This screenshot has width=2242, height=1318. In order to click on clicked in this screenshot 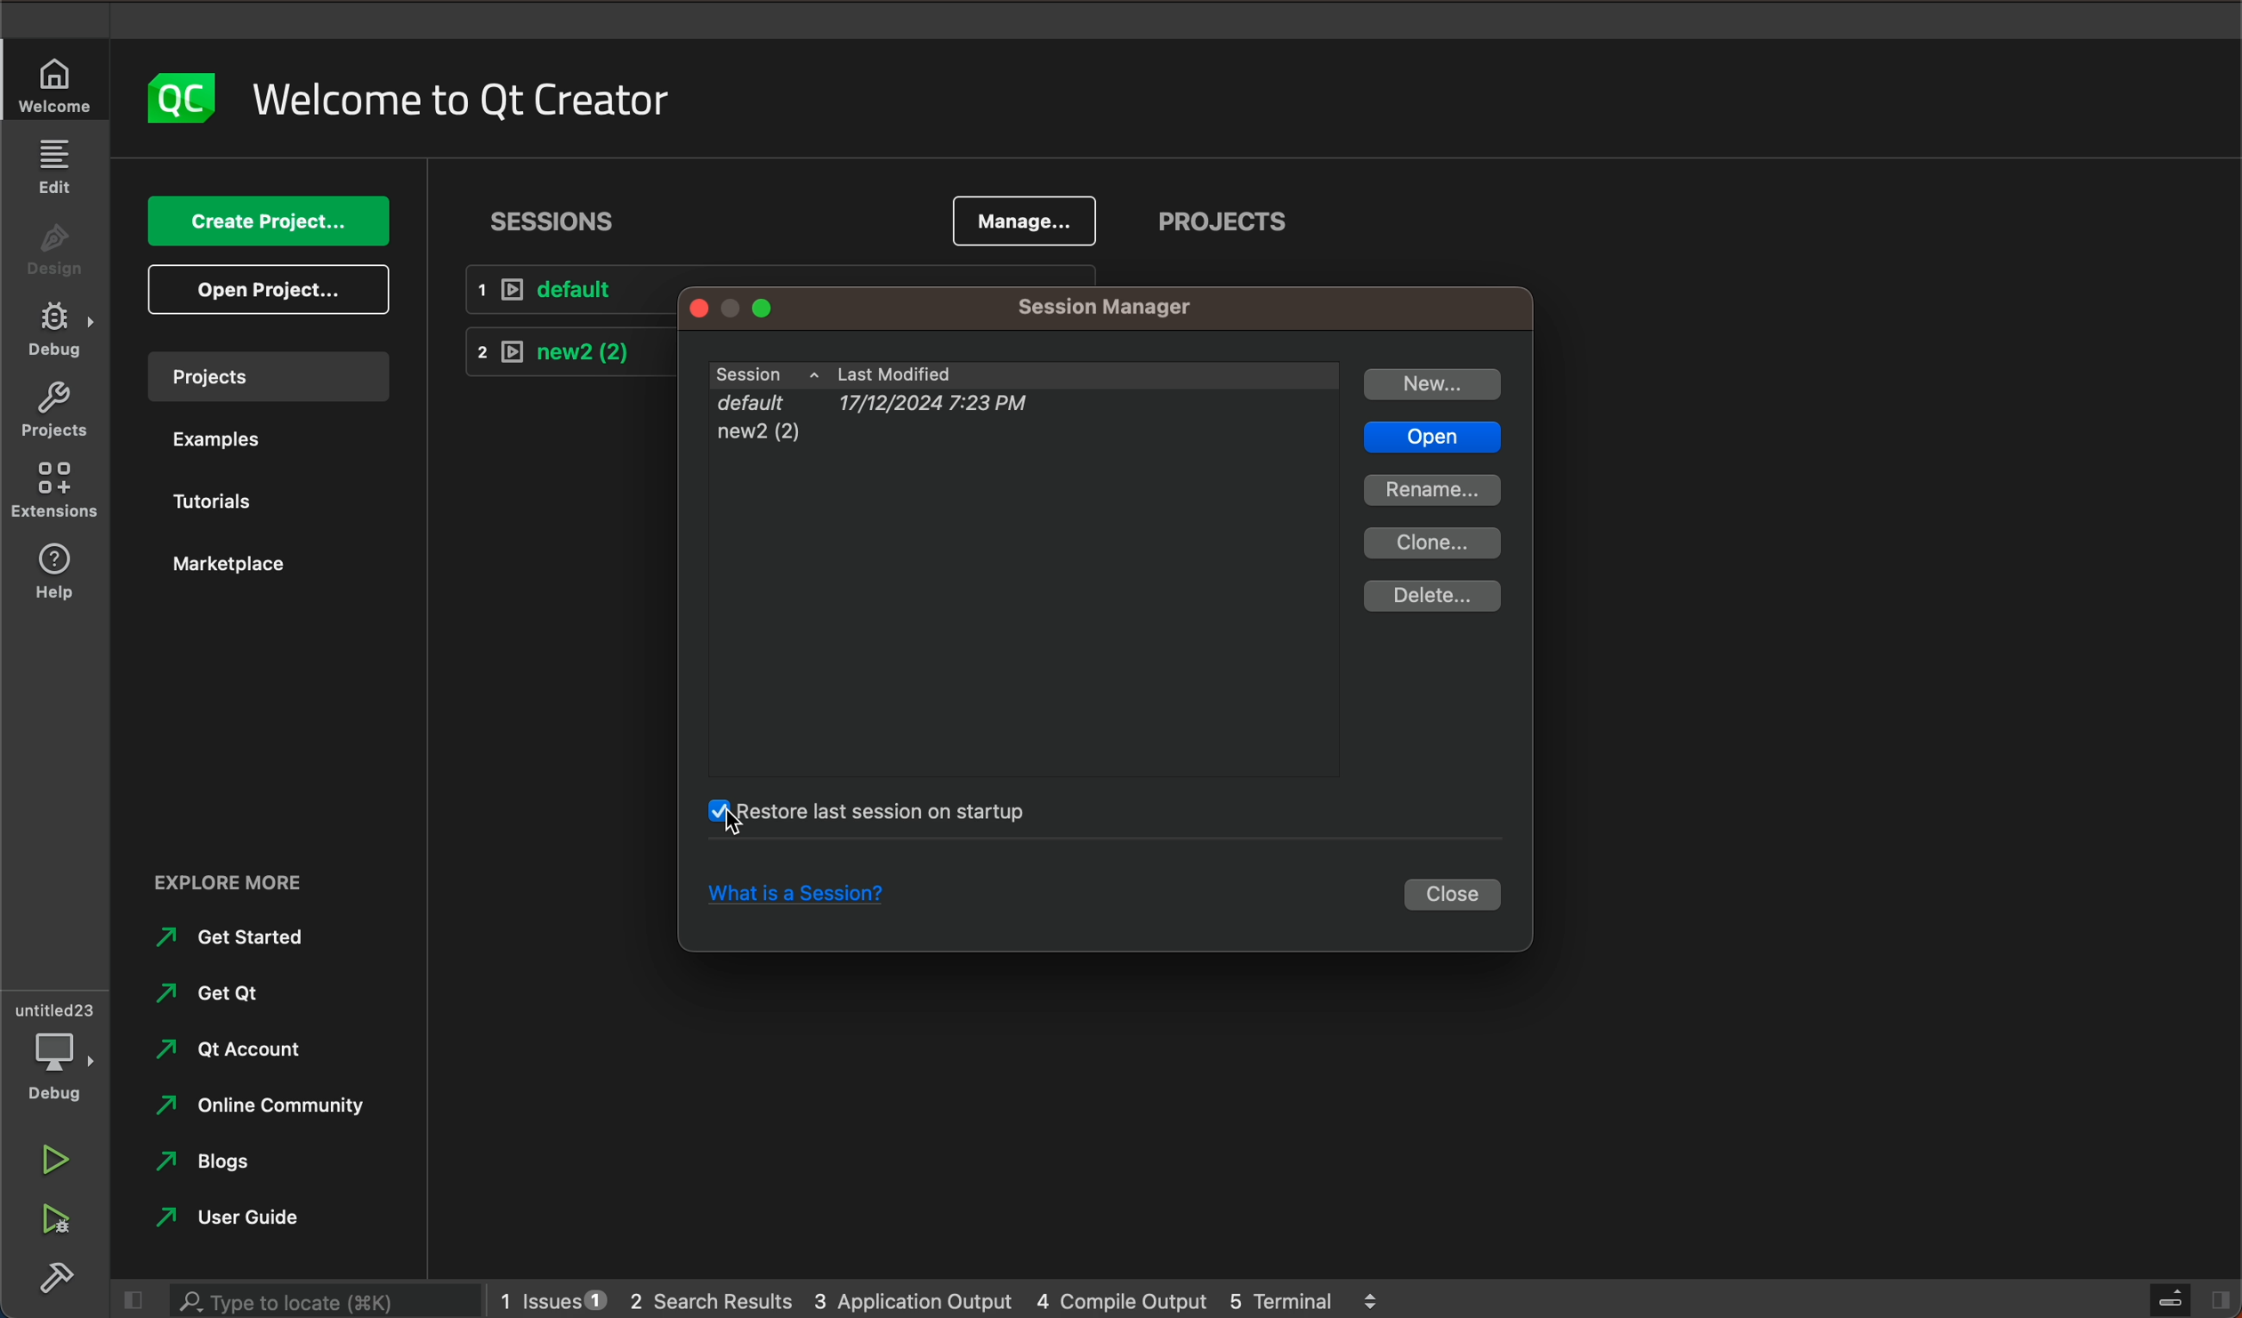, I will do `click(901, 814)`.